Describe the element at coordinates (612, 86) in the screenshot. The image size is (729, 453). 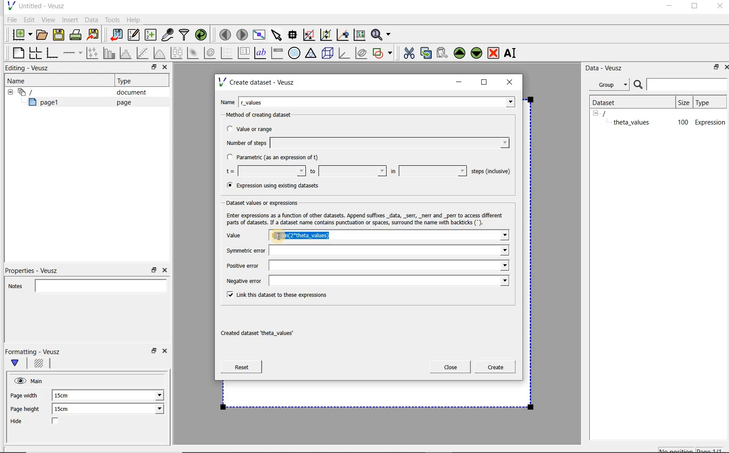
I see `Group` at that location.